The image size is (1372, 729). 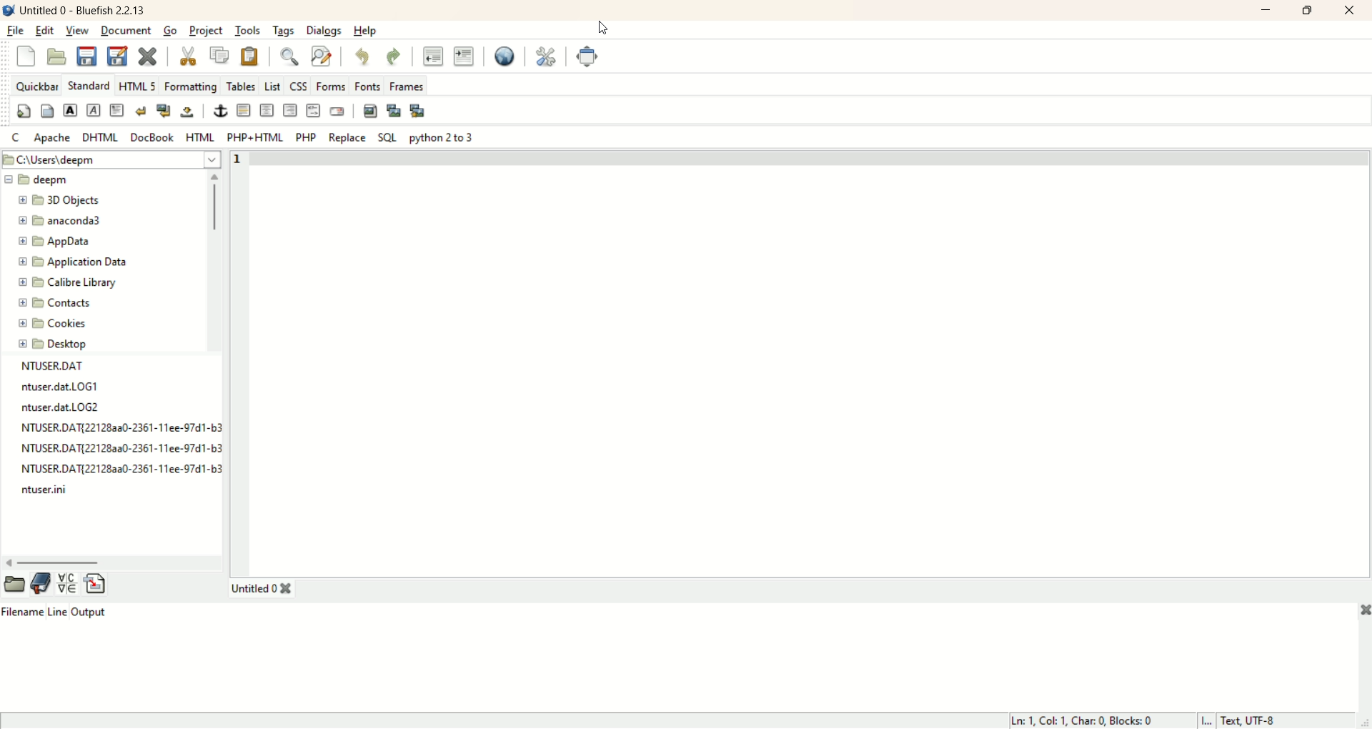 What do you see at coordinates (330, 85) in the screenshot?
I see `forms` at bounding box center [330, 85].